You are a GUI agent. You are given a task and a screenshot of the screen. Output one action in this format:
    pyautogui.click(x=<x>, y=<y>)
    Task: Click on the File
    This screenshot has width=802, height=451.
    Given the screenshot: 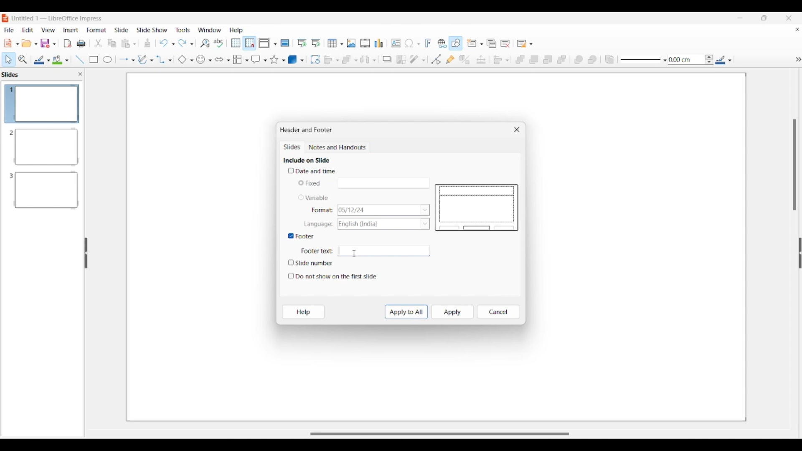 What is the action you would take?
    pyautogui.click(x=66, y=44)
    